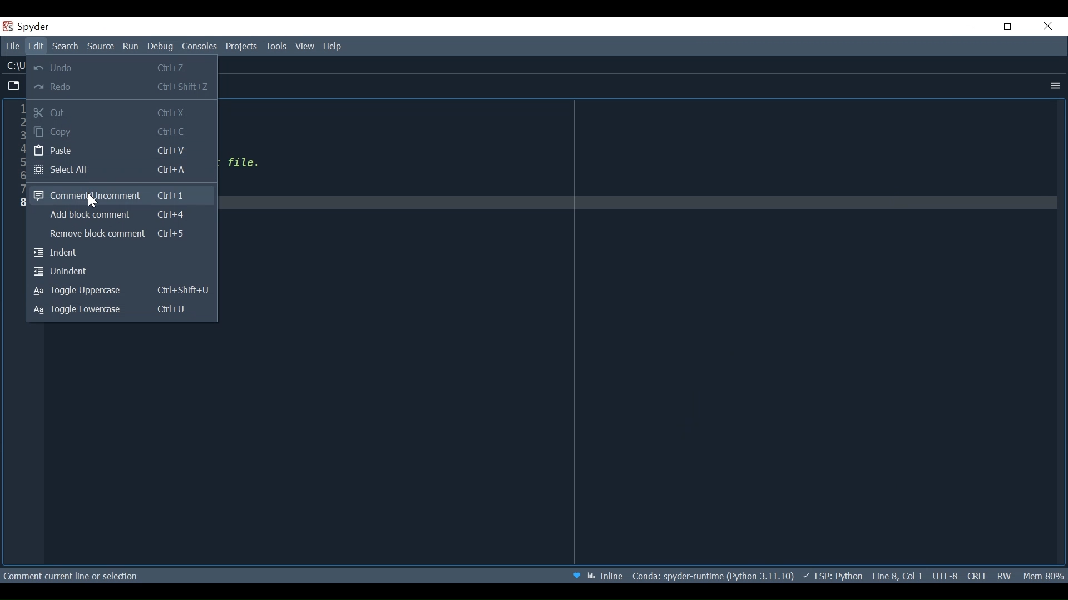 The height and width of the screenshot is (600, 1068). Describe the element at coordinates (1054, 86) in the screenshot. I see `More Options` at that location.